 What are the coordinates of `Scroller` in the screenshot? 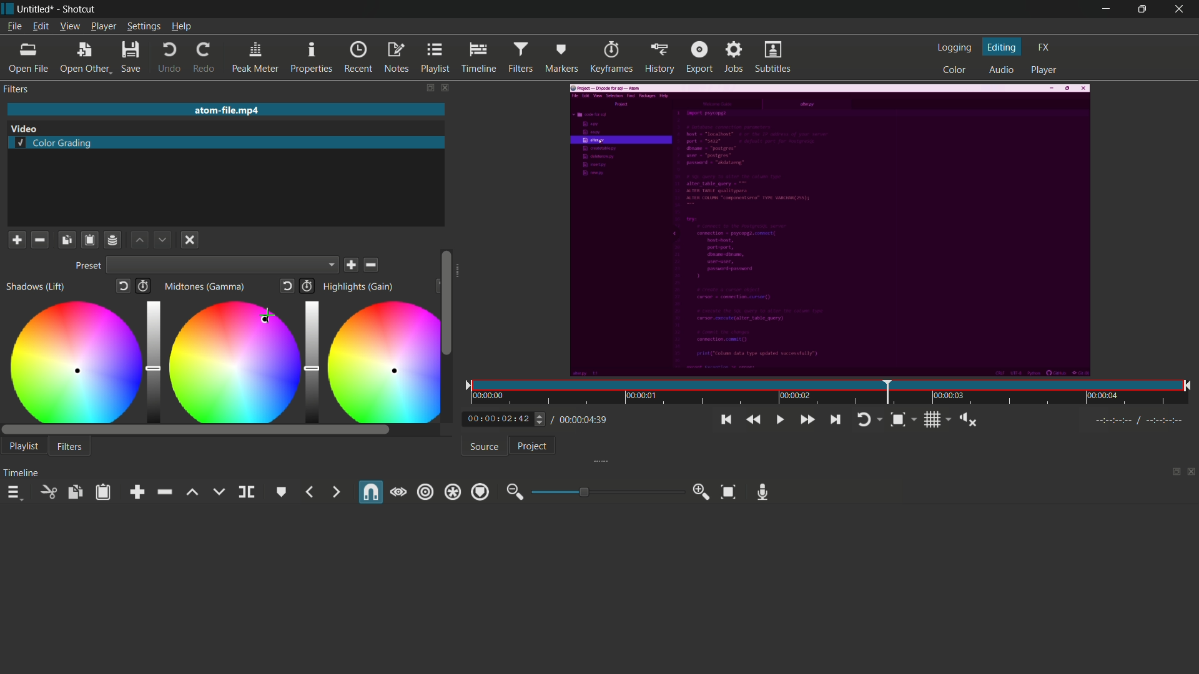 It's located at (449, 302).